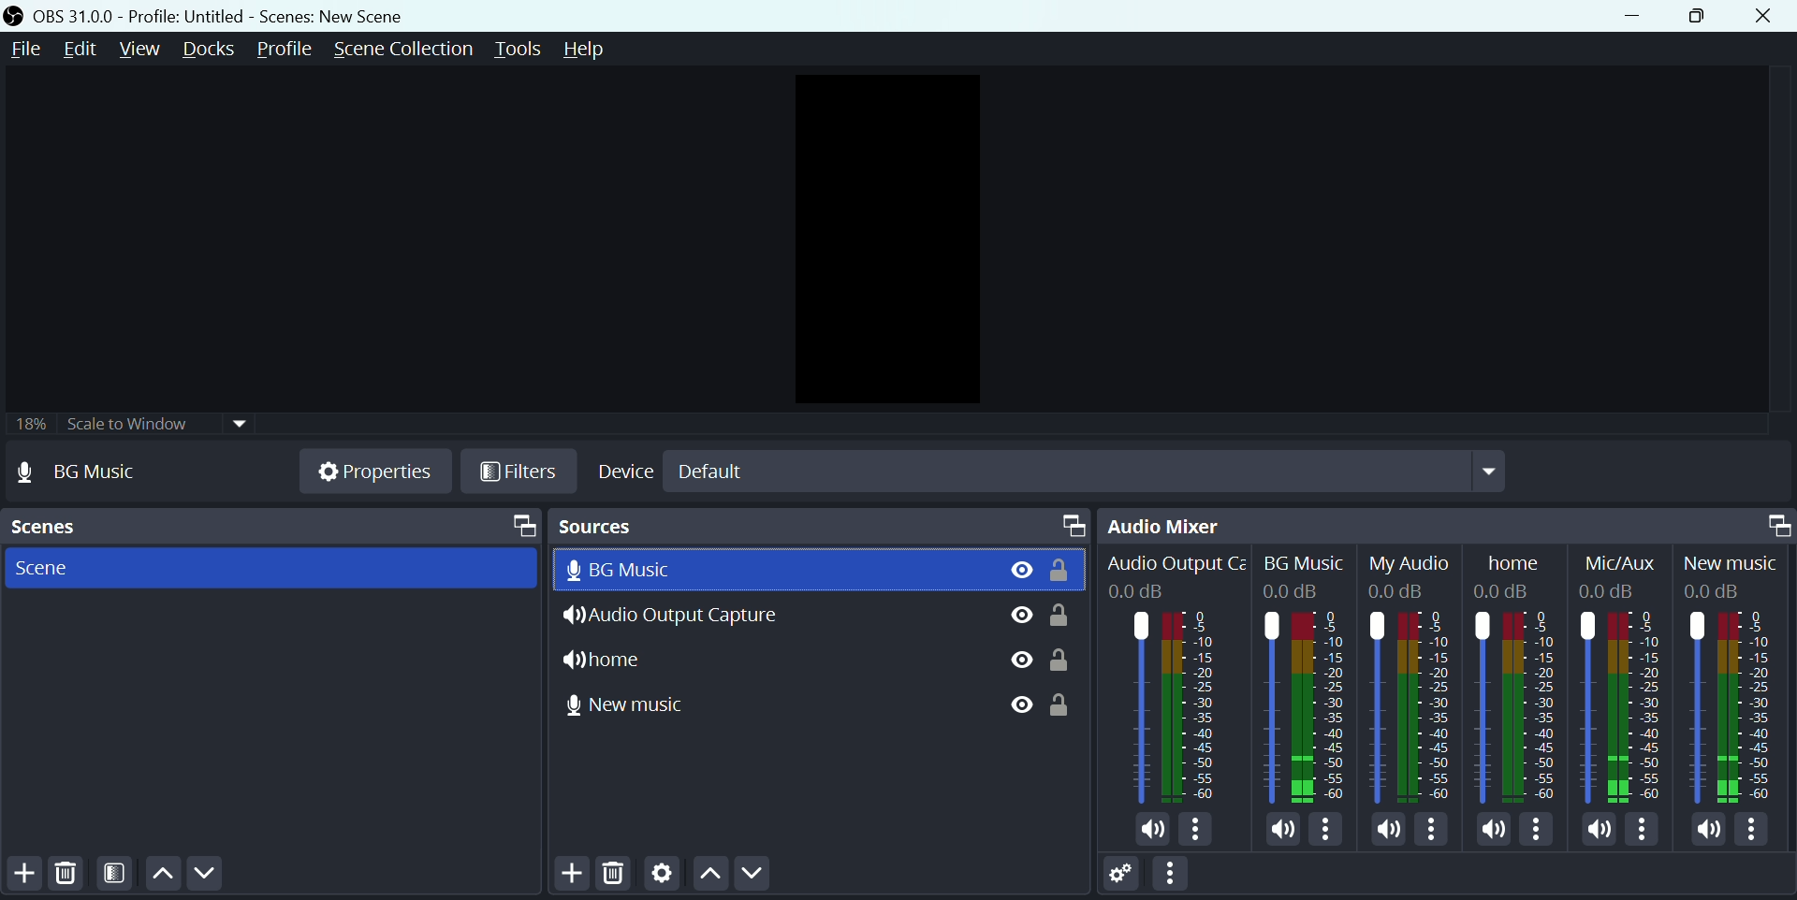 The width and height of the screenshot is (1797, 900). Describe the element at coordinates (644, 657) in the screenshot. I see `Home` at that location.